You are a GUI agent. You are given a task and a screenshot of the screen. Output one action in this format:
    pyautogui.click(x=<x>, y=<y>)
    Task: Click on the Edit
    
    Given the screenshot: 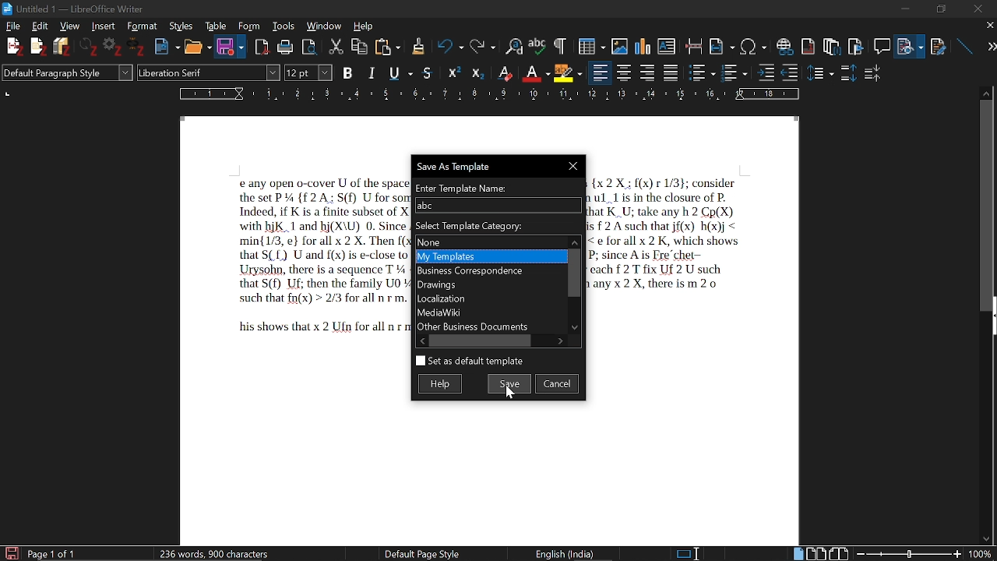 What is the action you would take?
    pyautogui.click(x=42, y=26)
    